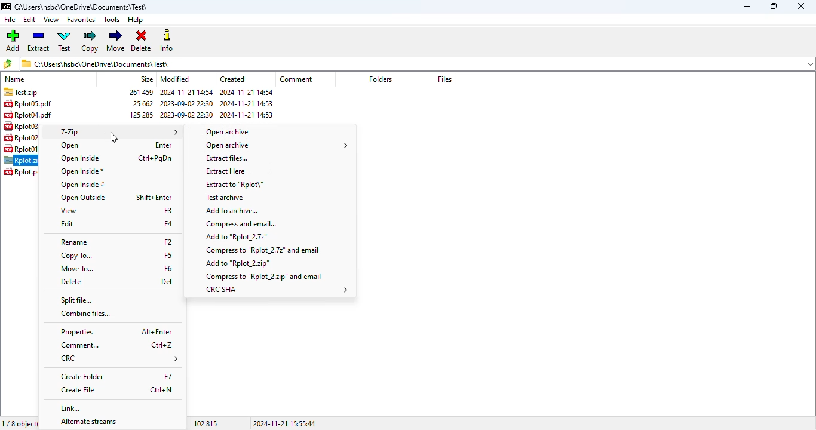 Image resolution: width=816 pixels, height=430 pixels. Describe the element at coordinates (51, 20) in the screenshot. I see `view` at that location.